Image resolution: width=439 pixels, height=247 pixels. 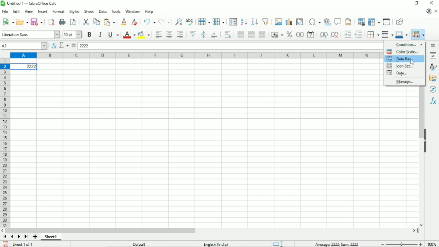 What do you see at coordinates (37, 22) in the screenshot?
I see `Save` at bounding box center [37, 22].